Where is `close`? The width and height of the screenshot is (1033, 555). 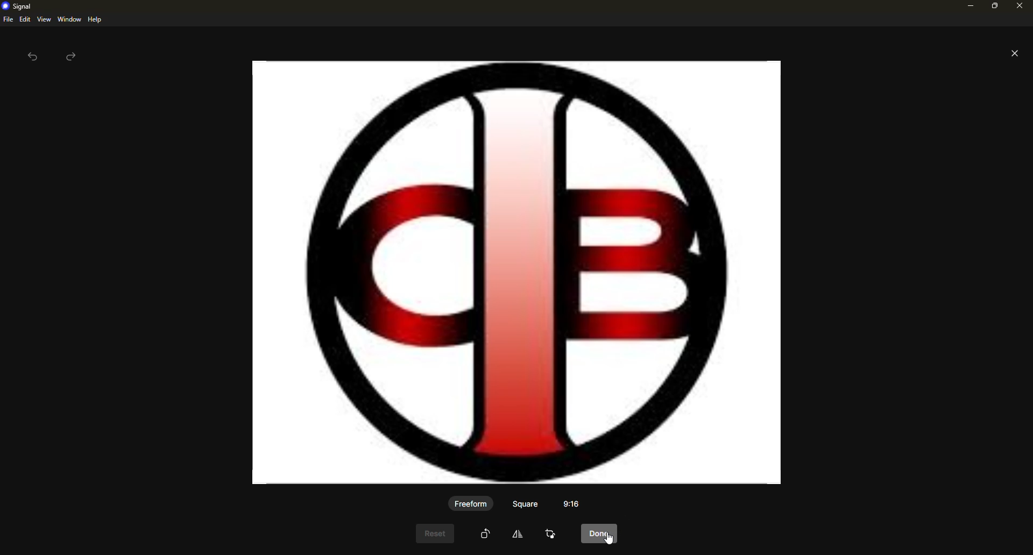 close is located at coordinates (1015, 53).